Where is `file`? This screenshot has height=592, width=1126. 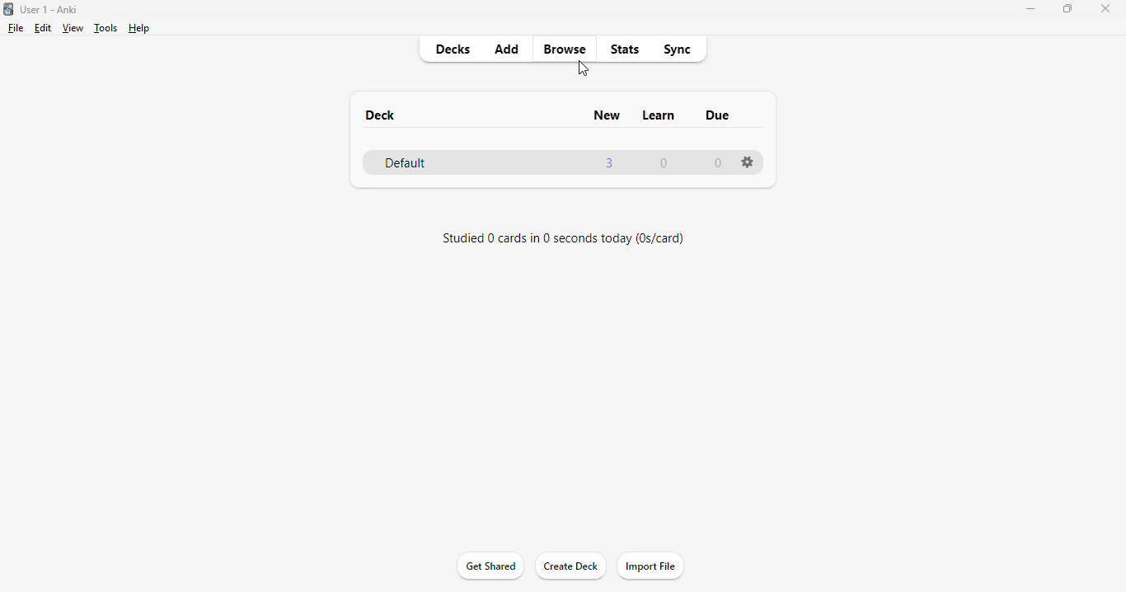 file is located at coordinates (16, 28).